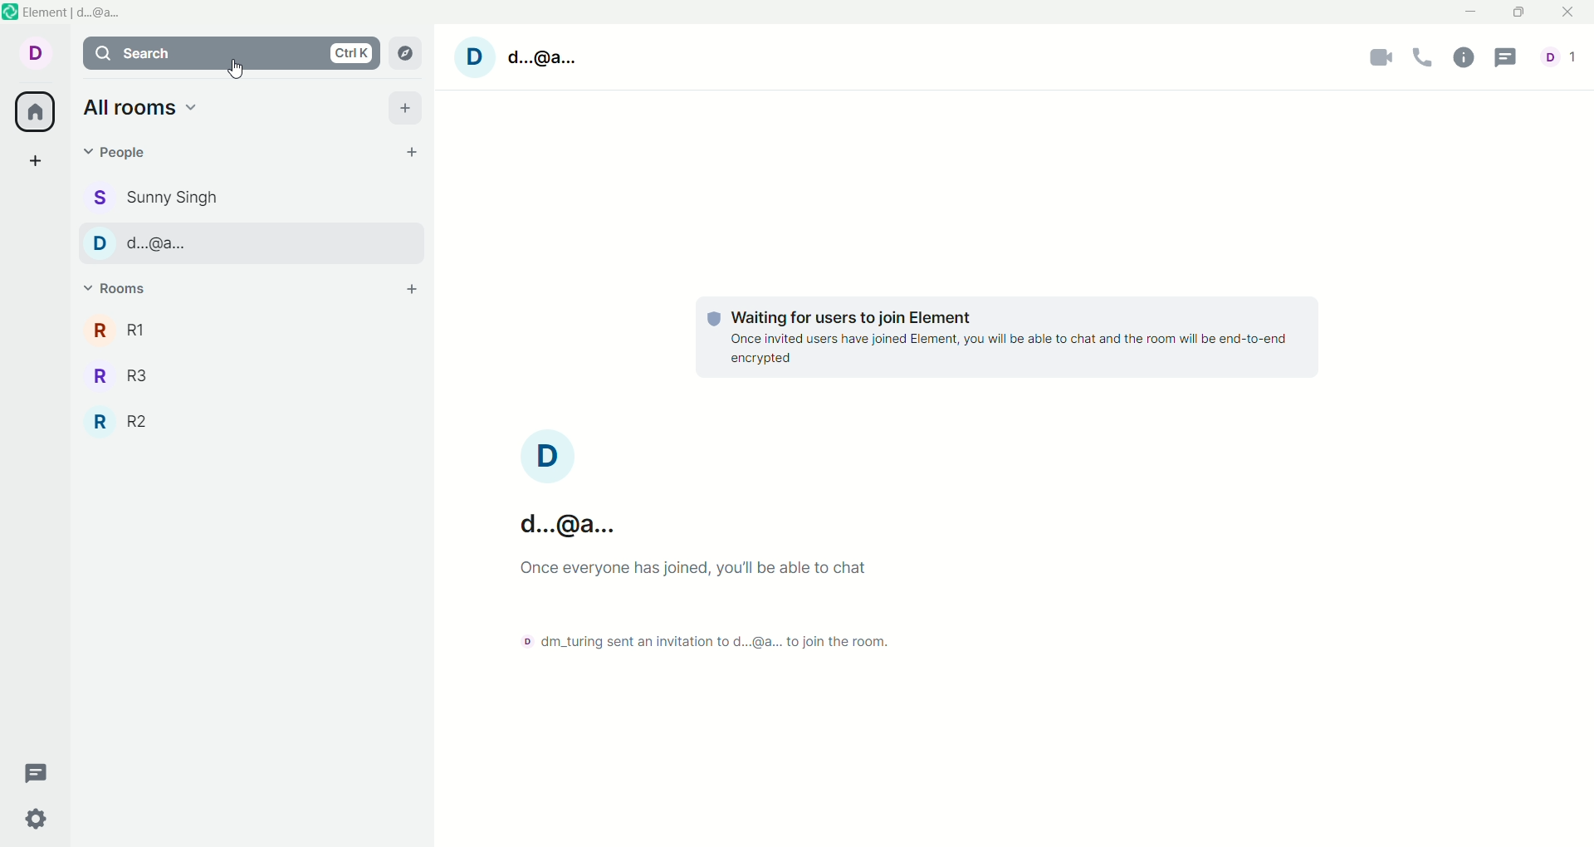 The width and height of the screenshot is (1594, 847). Describe the element at coordinates (545, 453) in the screenshot. I see `account` at that location.